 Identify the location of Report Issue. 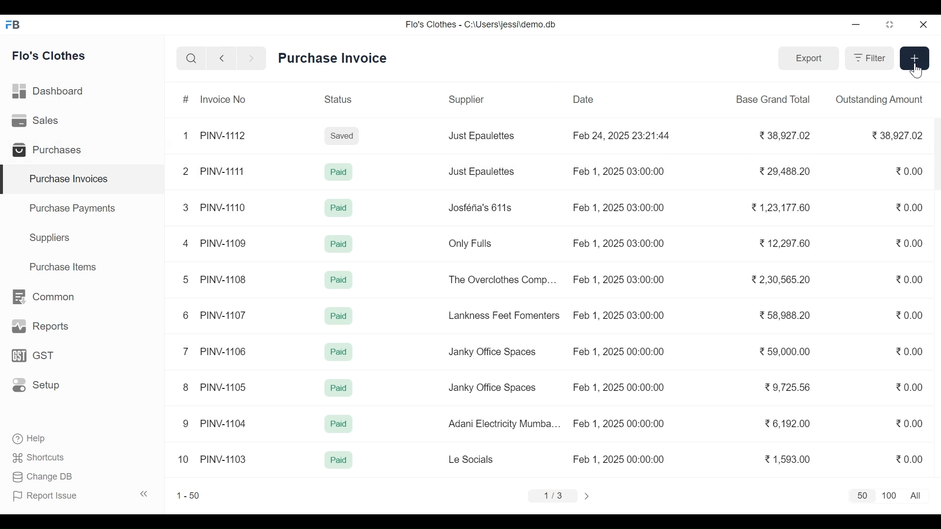
(81, 495).